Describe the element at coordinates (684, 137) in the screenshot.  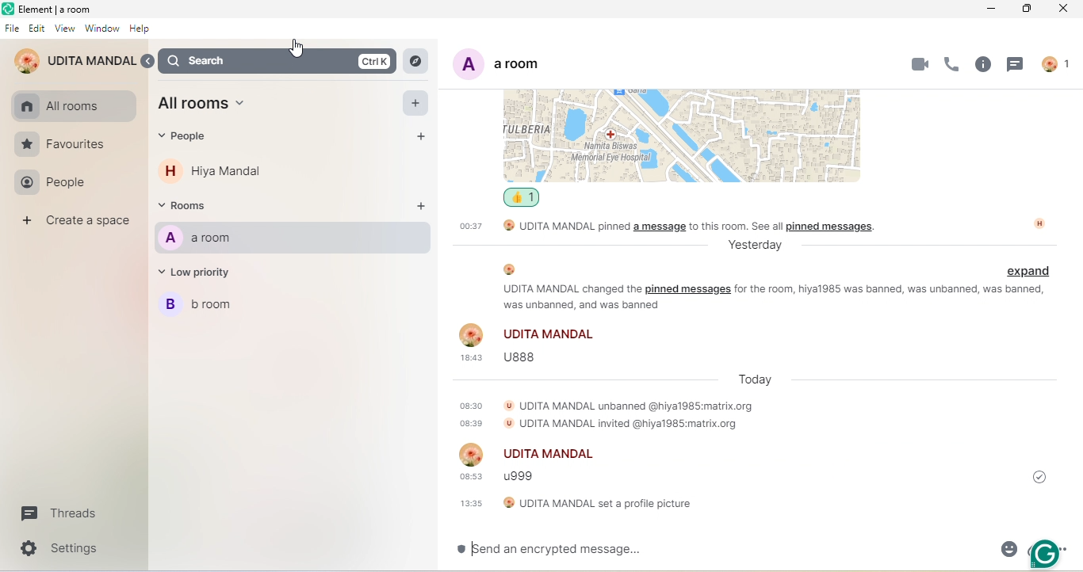
I see `Location` at that location.